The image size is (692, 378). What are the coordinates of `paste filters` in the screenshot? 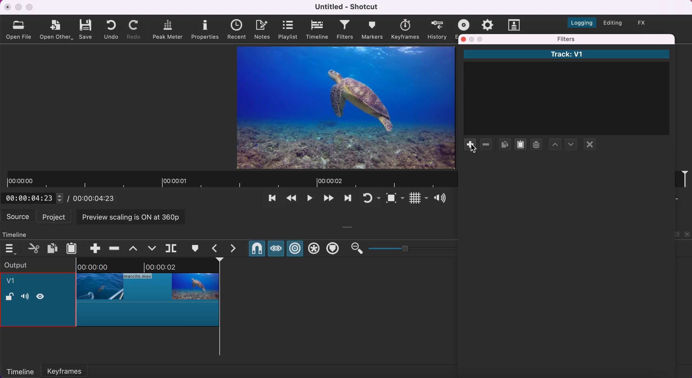 It's located at (520, 146).